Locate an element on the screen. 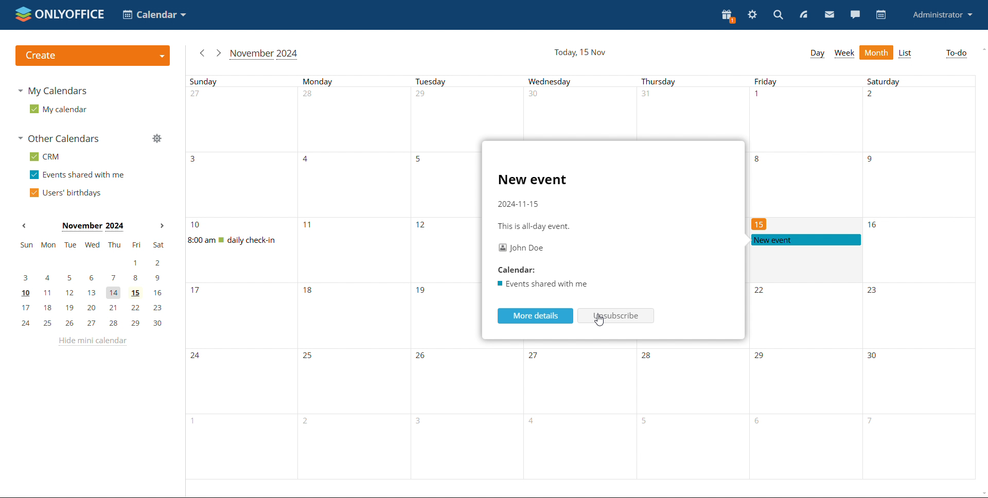 The image size is (988, 498). hide mini calendar is located at coordinates (92, 342).